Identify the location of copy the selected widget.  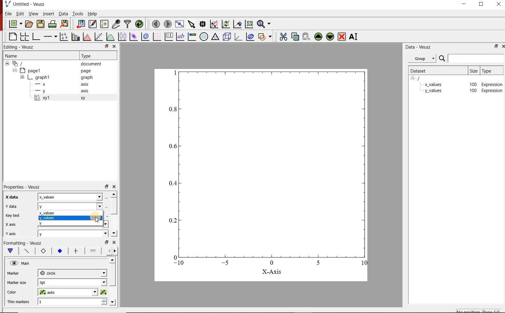
(295, 37).